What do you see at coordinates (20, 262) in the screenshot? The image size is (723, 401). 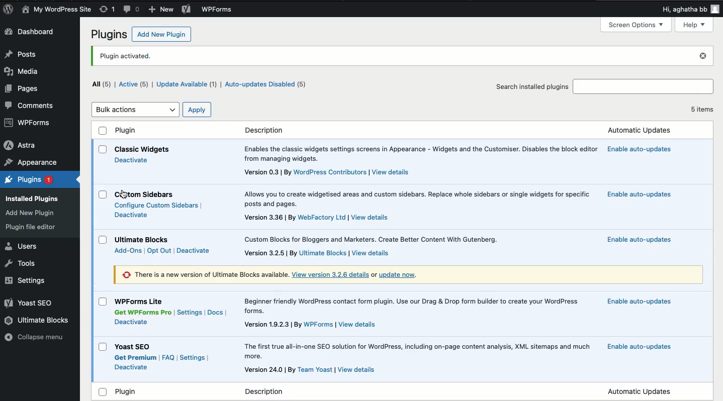 I see `Tools` at bounding box center [20, 262].